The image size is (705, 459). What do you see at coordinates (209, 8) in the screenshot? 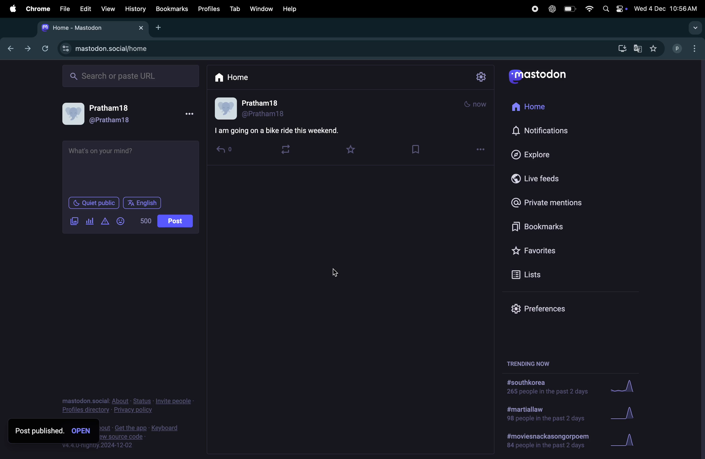
I see `Profiles` at bounding box center [209, 8].